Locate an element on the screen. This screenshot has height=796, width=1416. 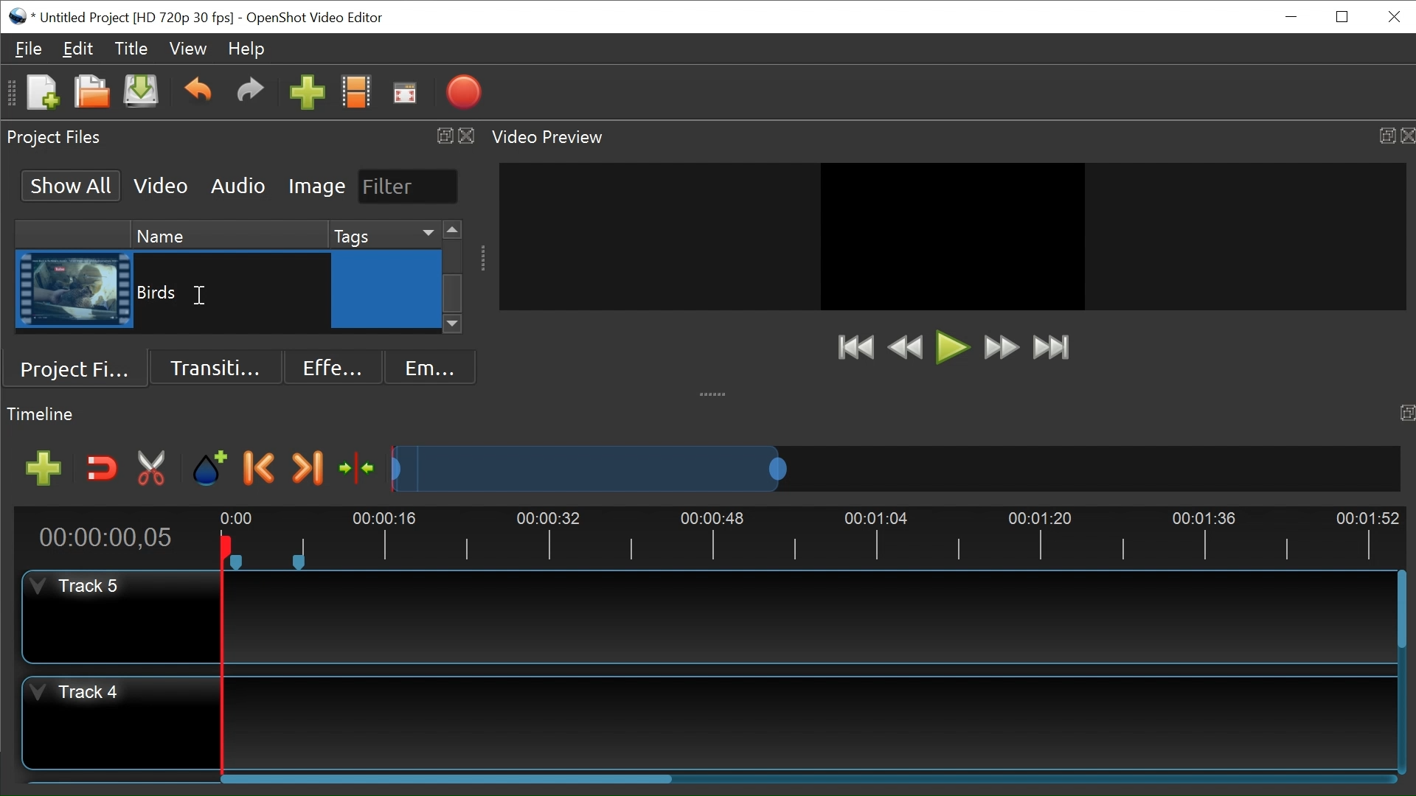
OpenShot Video Editor is located at coordinates (313, 18).